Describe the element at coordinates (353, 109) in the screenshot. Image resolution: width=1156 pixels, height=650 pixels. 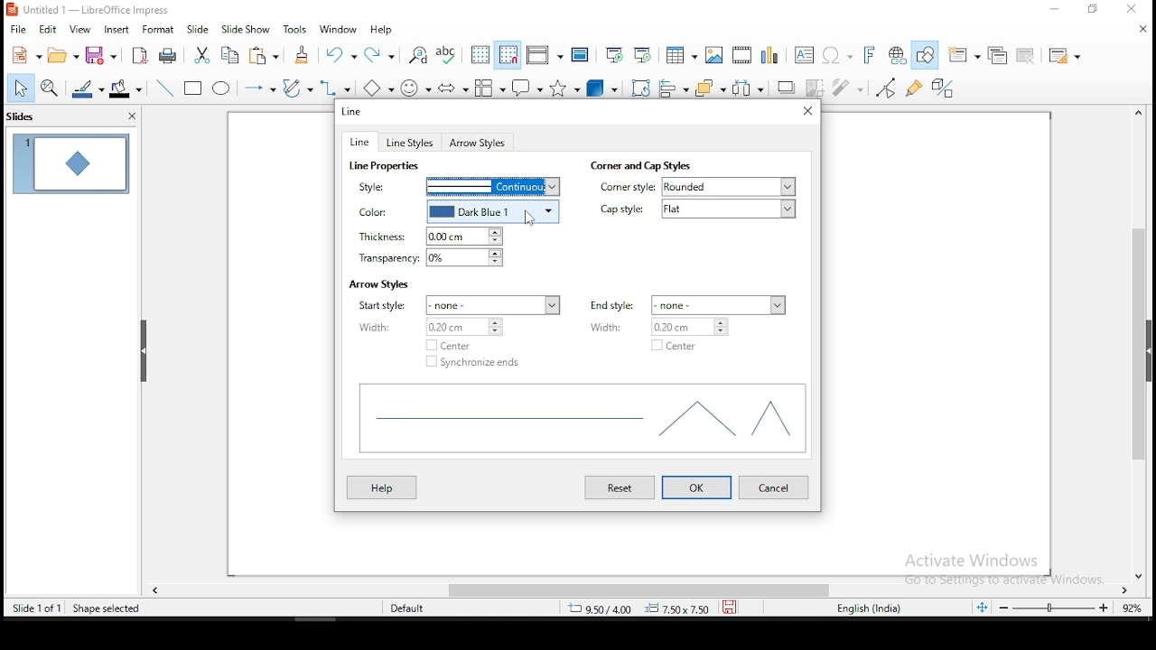
I see `line` at that location.